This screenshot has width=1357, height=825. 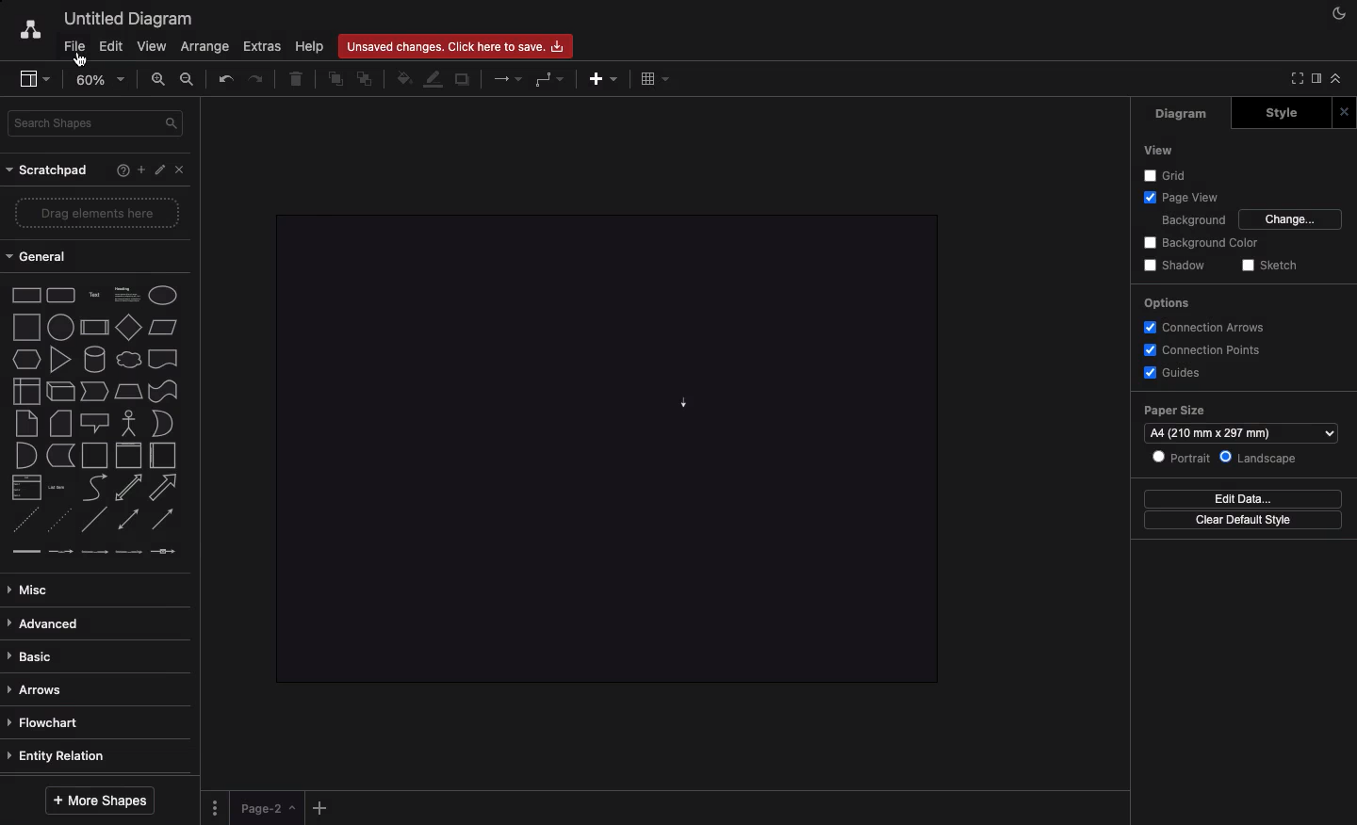 What do you see at coordinates (41, 689) in the screenshot?
I see `Arrows` at bounding box center [41, 689].